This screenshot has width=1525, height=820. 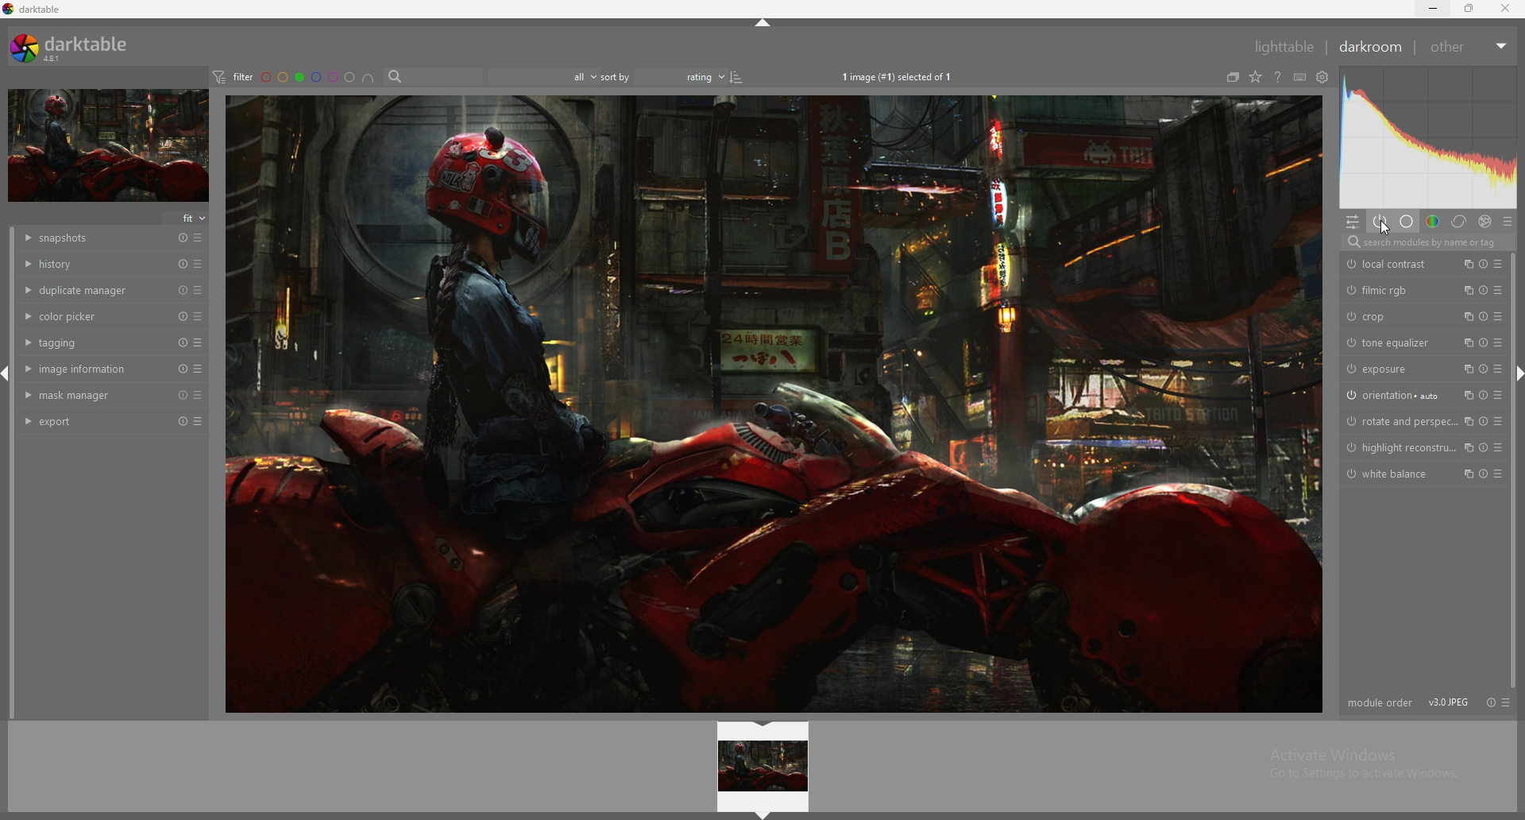 What do you see at coordinates (1506, 219) in the screenshot?
I see `presets` at bounding box center [1506, 219].